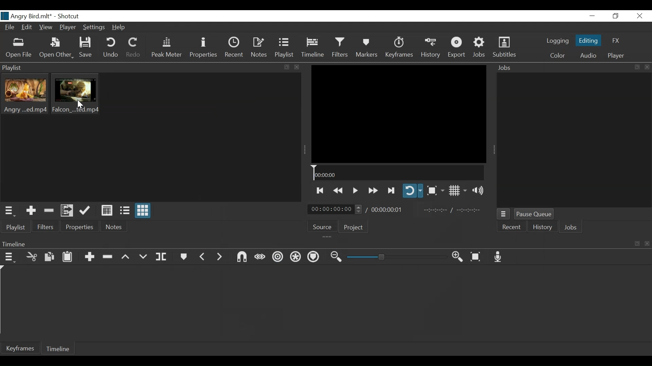 The image size is (652, 366). I want to click on View as details, so click(107, 211).